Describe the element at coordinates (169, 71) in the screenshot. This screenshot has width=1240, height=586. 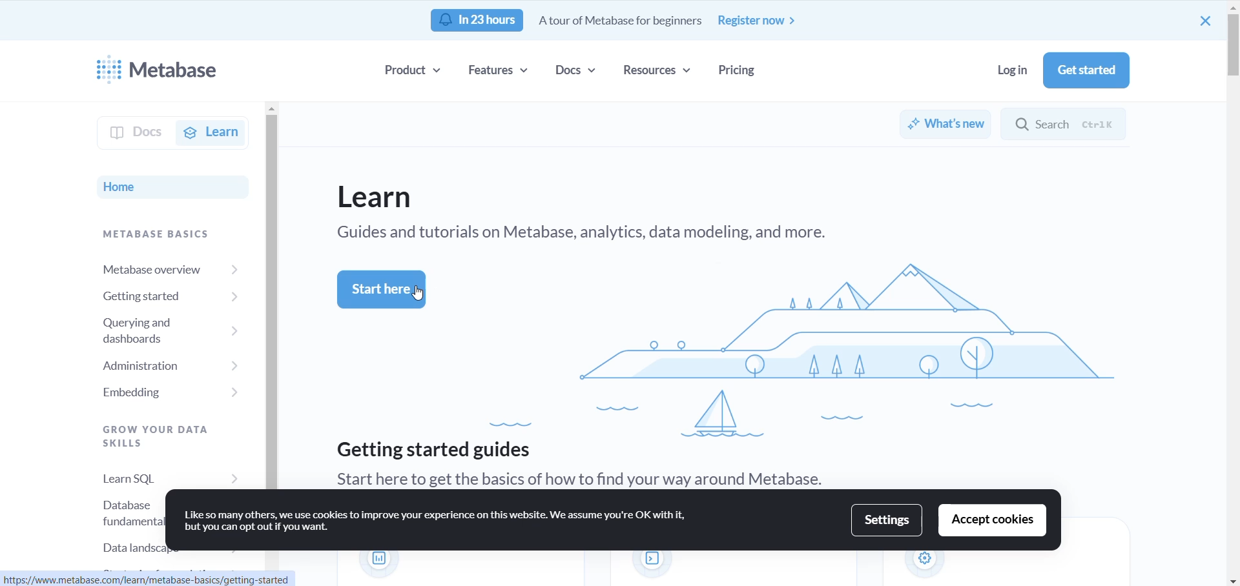
I see `logo and name` at that location.